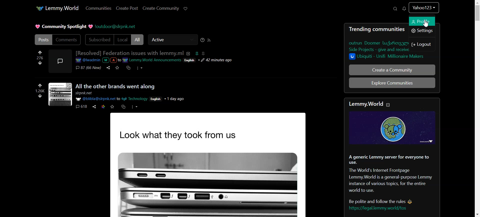  What do you see at coordinates (107, 68) in the screenshot?
I see `share` at bounding box center [107, 68].